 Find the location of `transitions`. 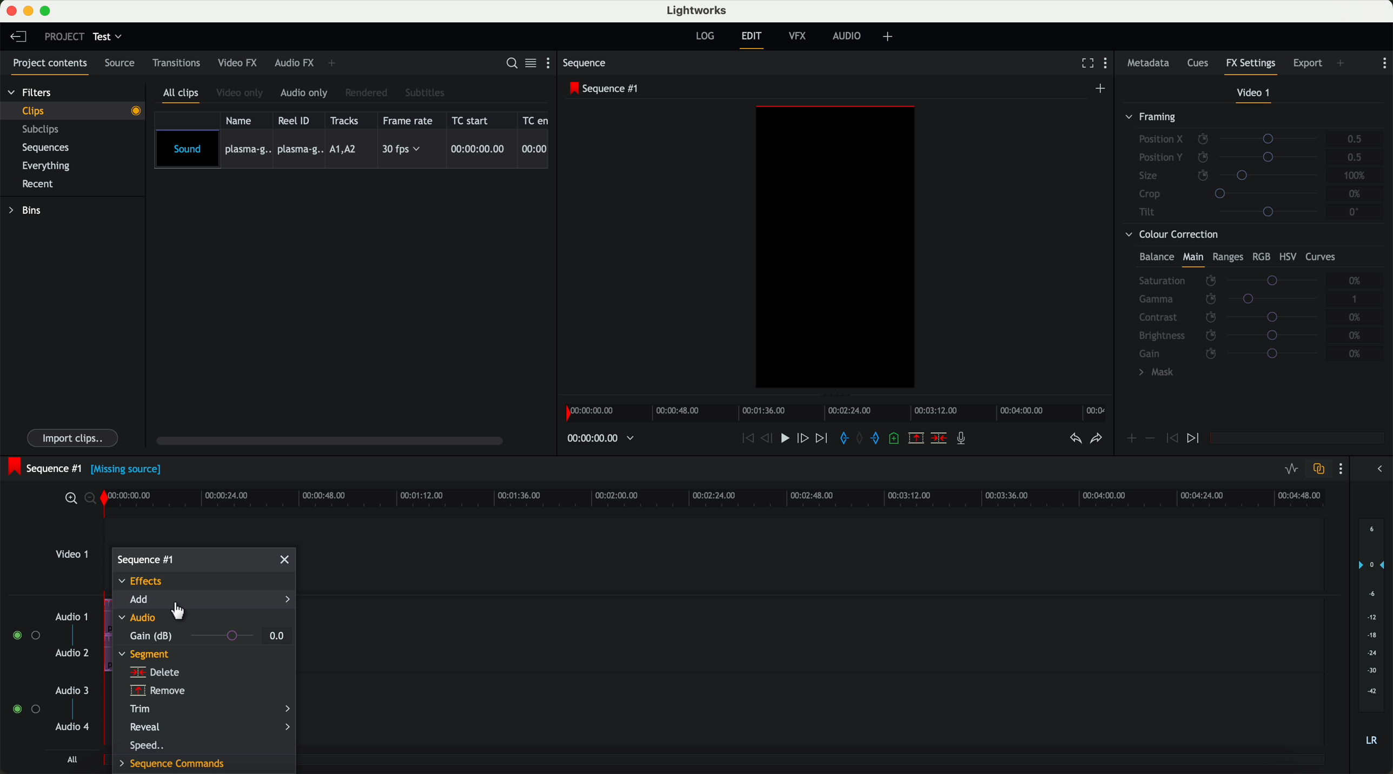

transitions is located at coordinates (177, 65).